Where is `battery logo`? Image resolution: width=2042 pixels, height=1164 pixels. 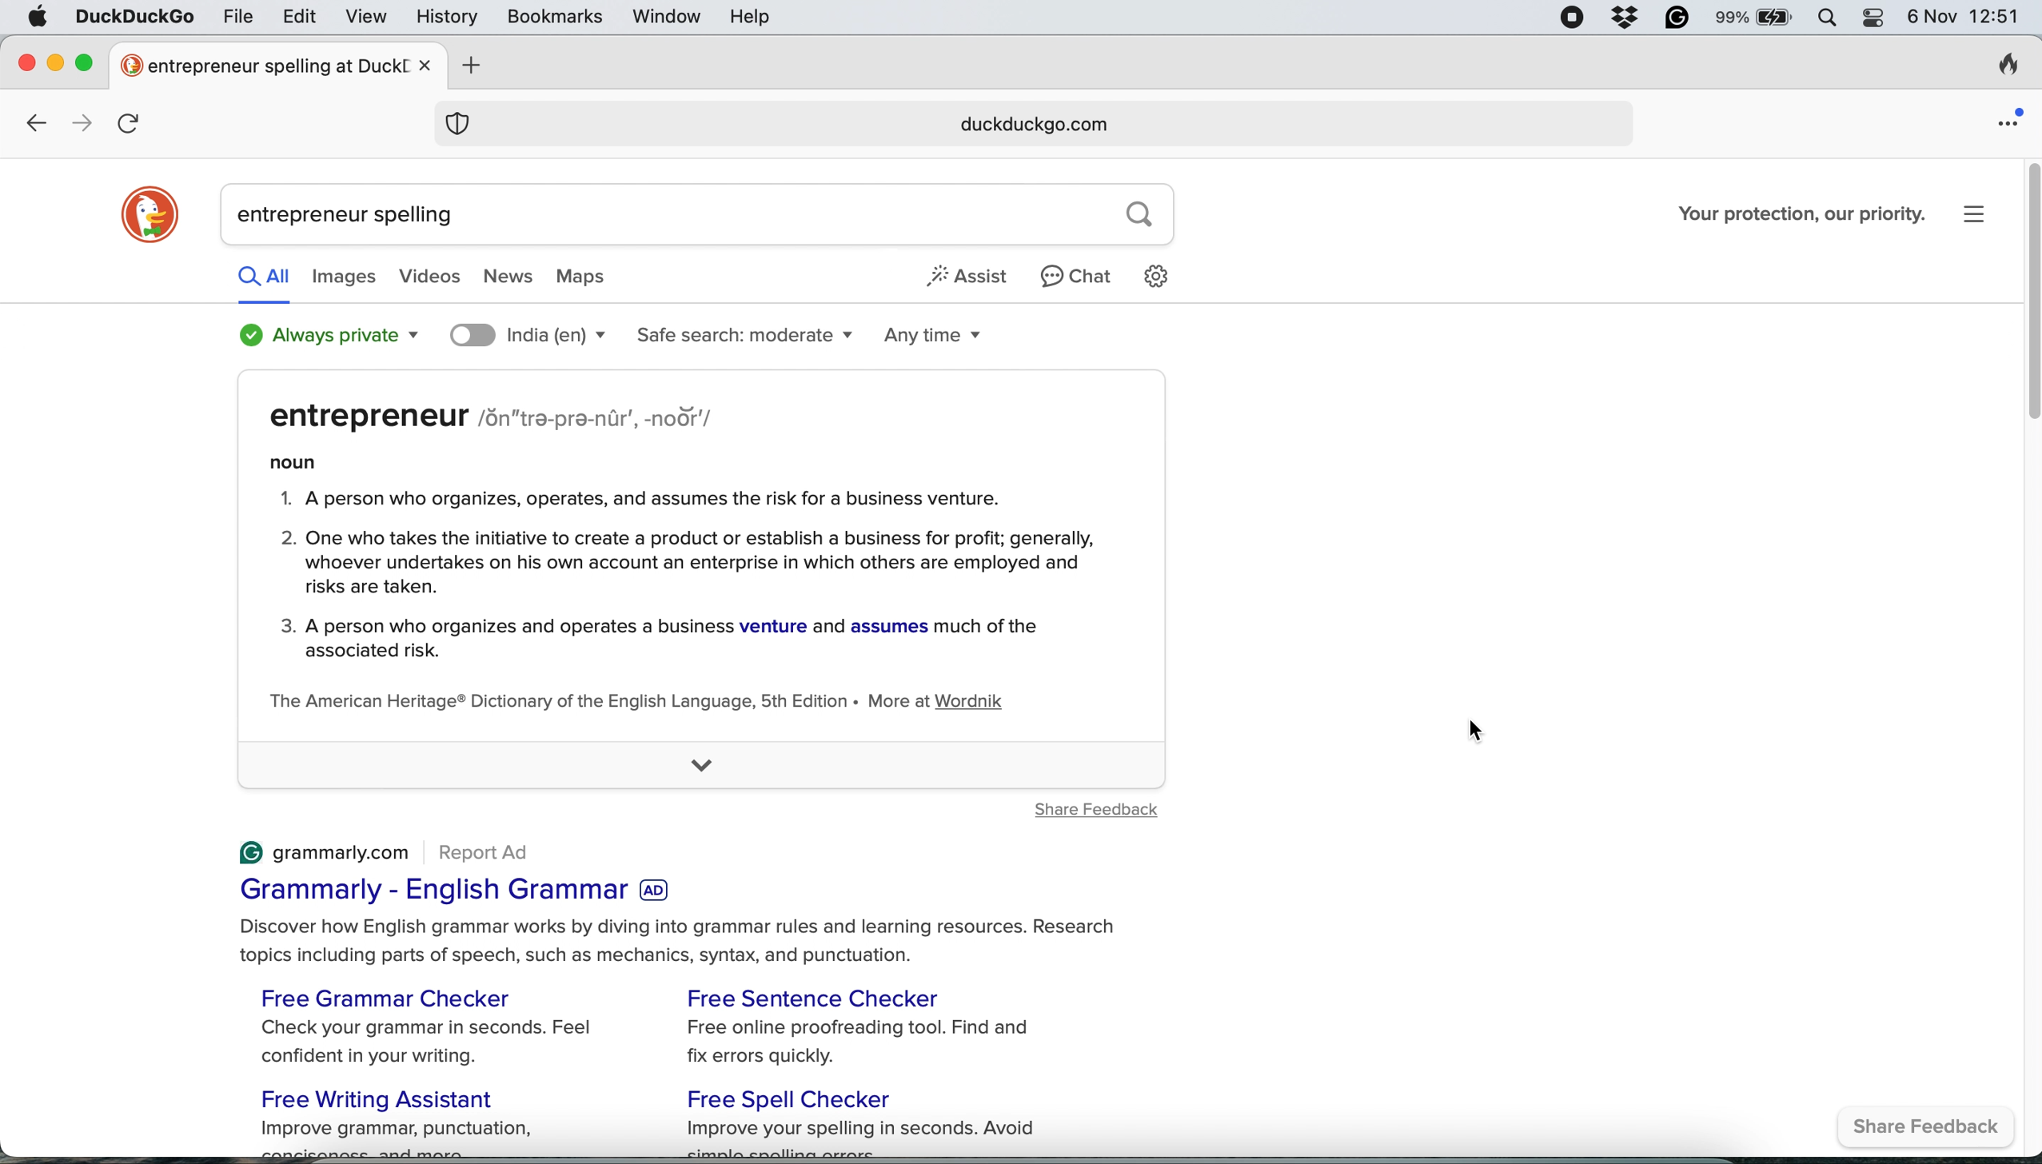 battery logo is located at coordinates (1780, 18).